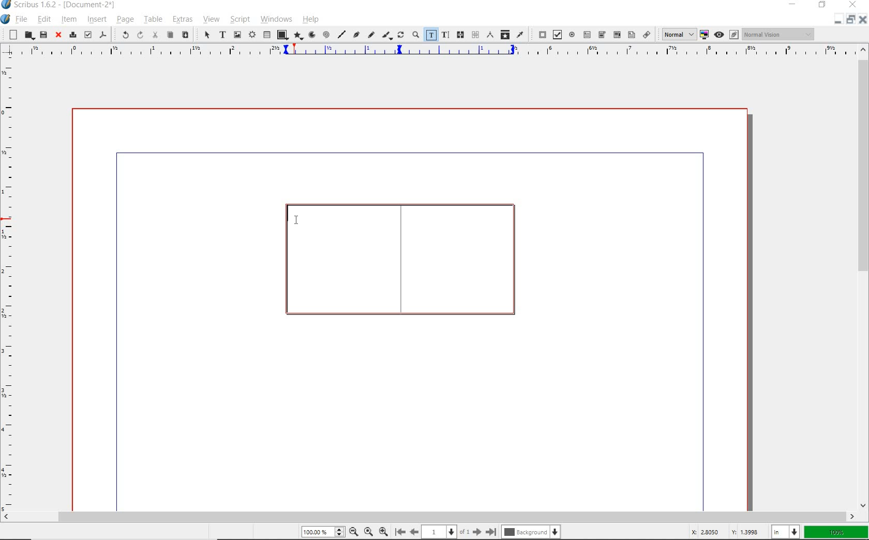 This screenshot has height=540, width=869. Describe the element at coordinates (489, 36) in the screenshot. I see `measurements` at that location.